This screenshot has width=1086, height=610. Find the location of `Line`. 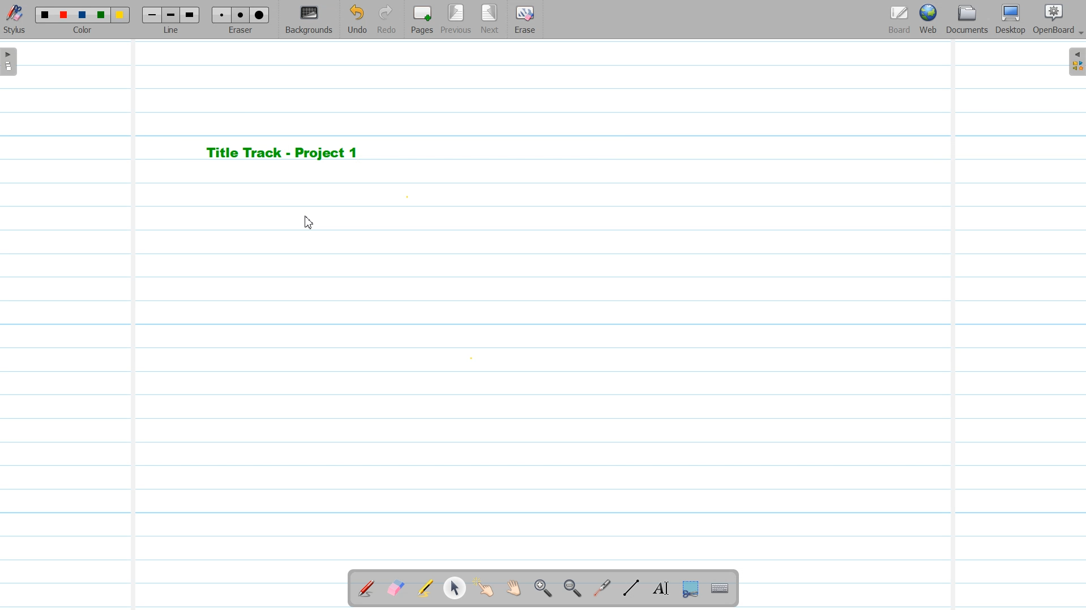

Line is located at coordinates (172, 19).